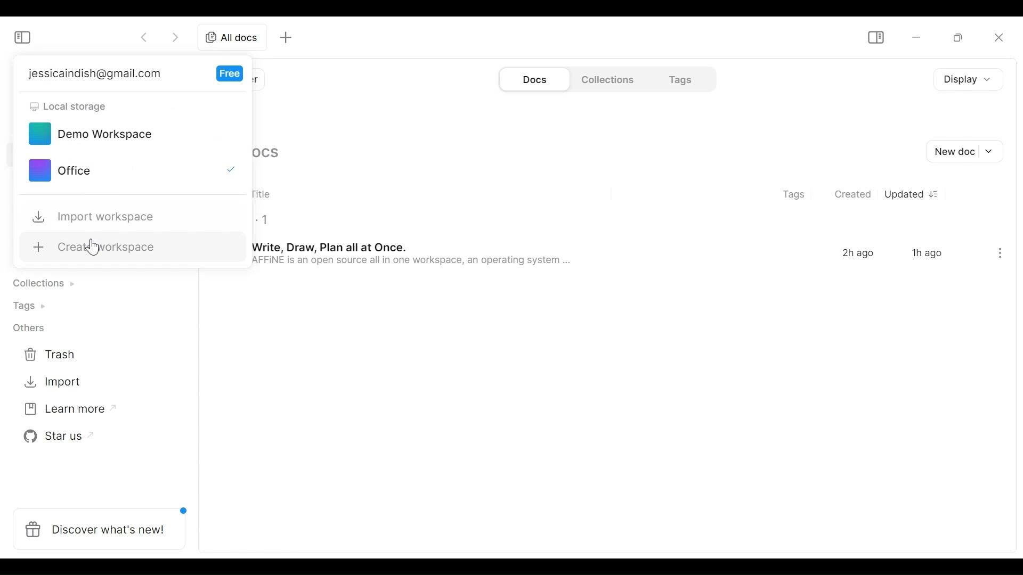 The height and width of the screenshot is (575, 1023). What do you see at coordinates (606, 80) in the screenshot?
I see `Collections` at bounding box center [606, 80].